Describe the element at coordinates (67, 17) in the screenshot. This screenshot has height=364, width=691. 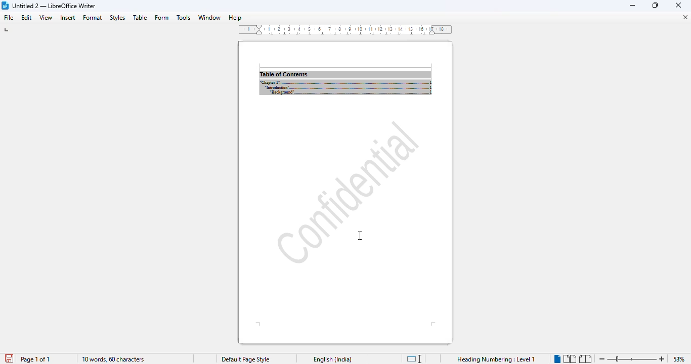
I see `insert` at that location.